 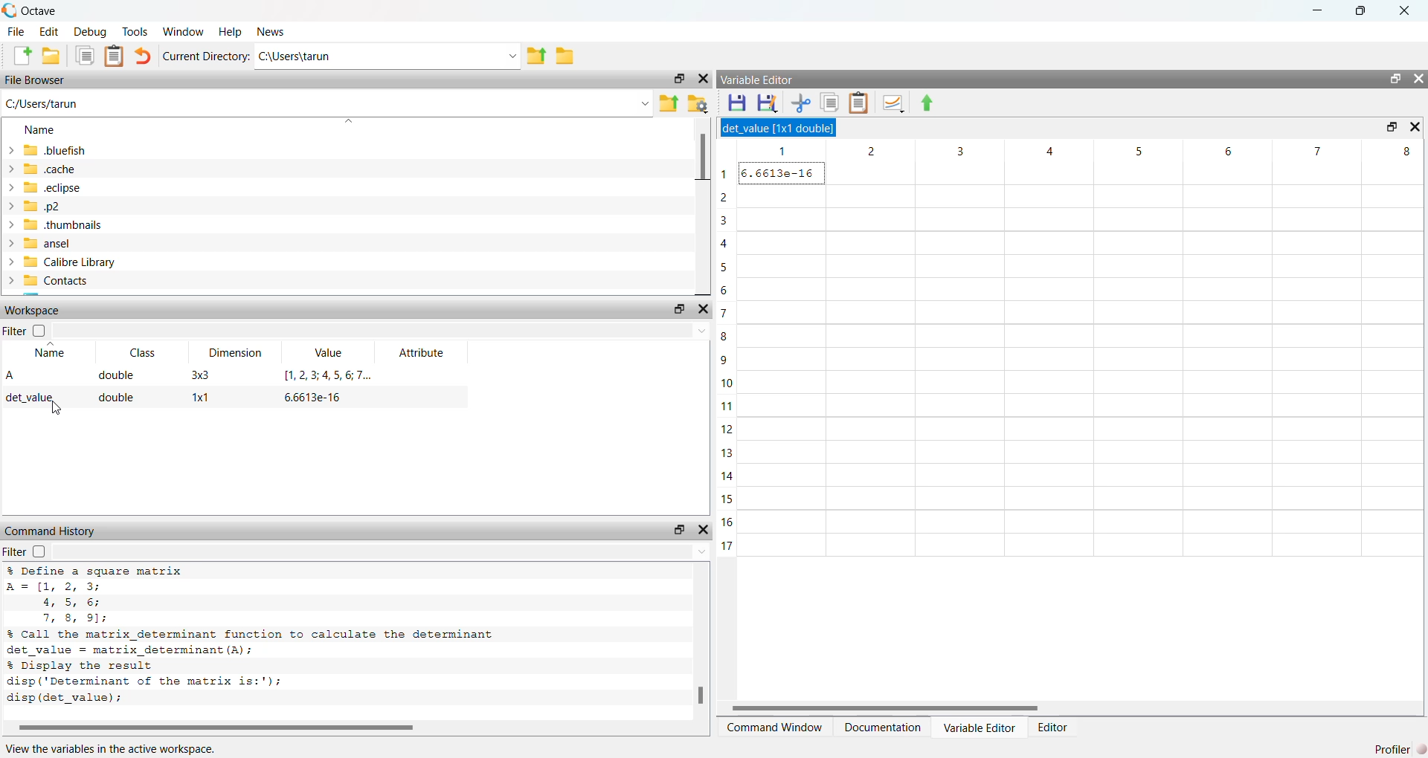 I want to click on contacts, so click(x=51, y=281).